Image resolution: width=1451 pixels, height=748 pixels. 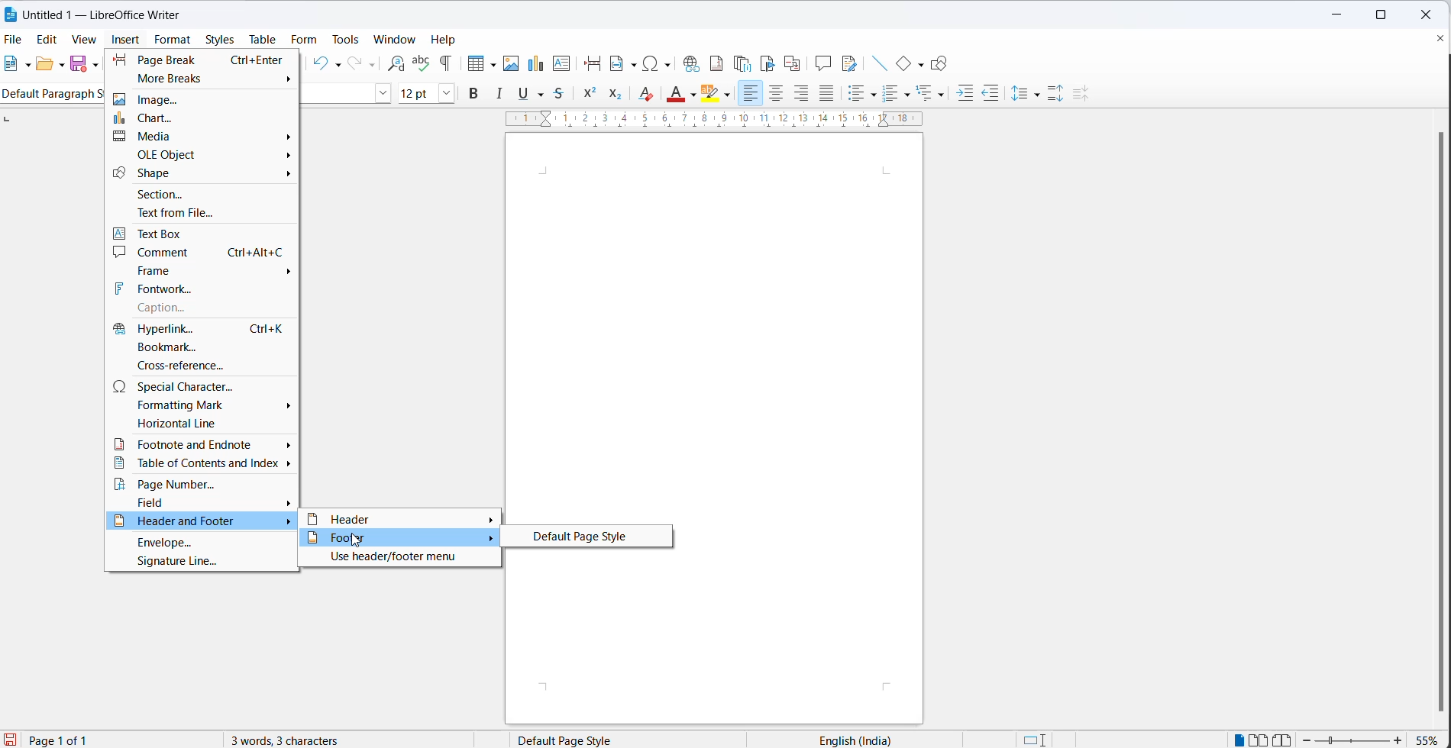 What do you see at coordinates (200, 563) in the screenshot?
I see `signature line` at bounding box center [200, 563].